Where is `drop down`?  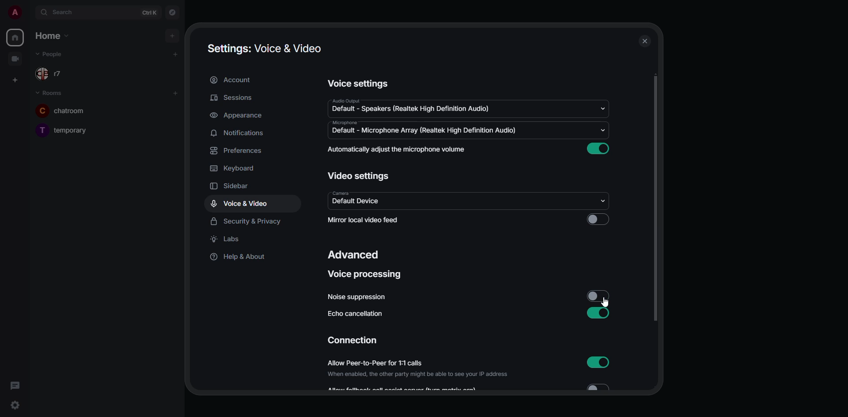 drop down is located at coordinates (601, 130).